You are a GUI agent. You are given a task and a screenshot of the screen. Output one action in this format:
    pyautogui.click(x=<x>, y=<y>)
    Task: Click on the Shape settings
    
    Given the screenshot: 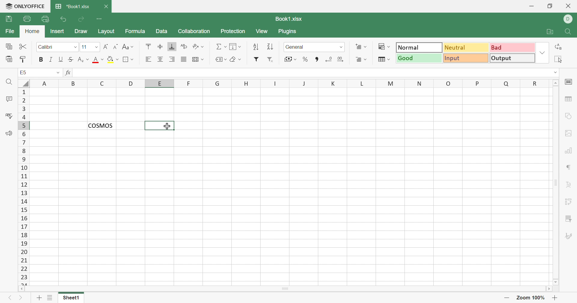 What is the action you would take?
    pyautogui.click(x=570, y=117)
    